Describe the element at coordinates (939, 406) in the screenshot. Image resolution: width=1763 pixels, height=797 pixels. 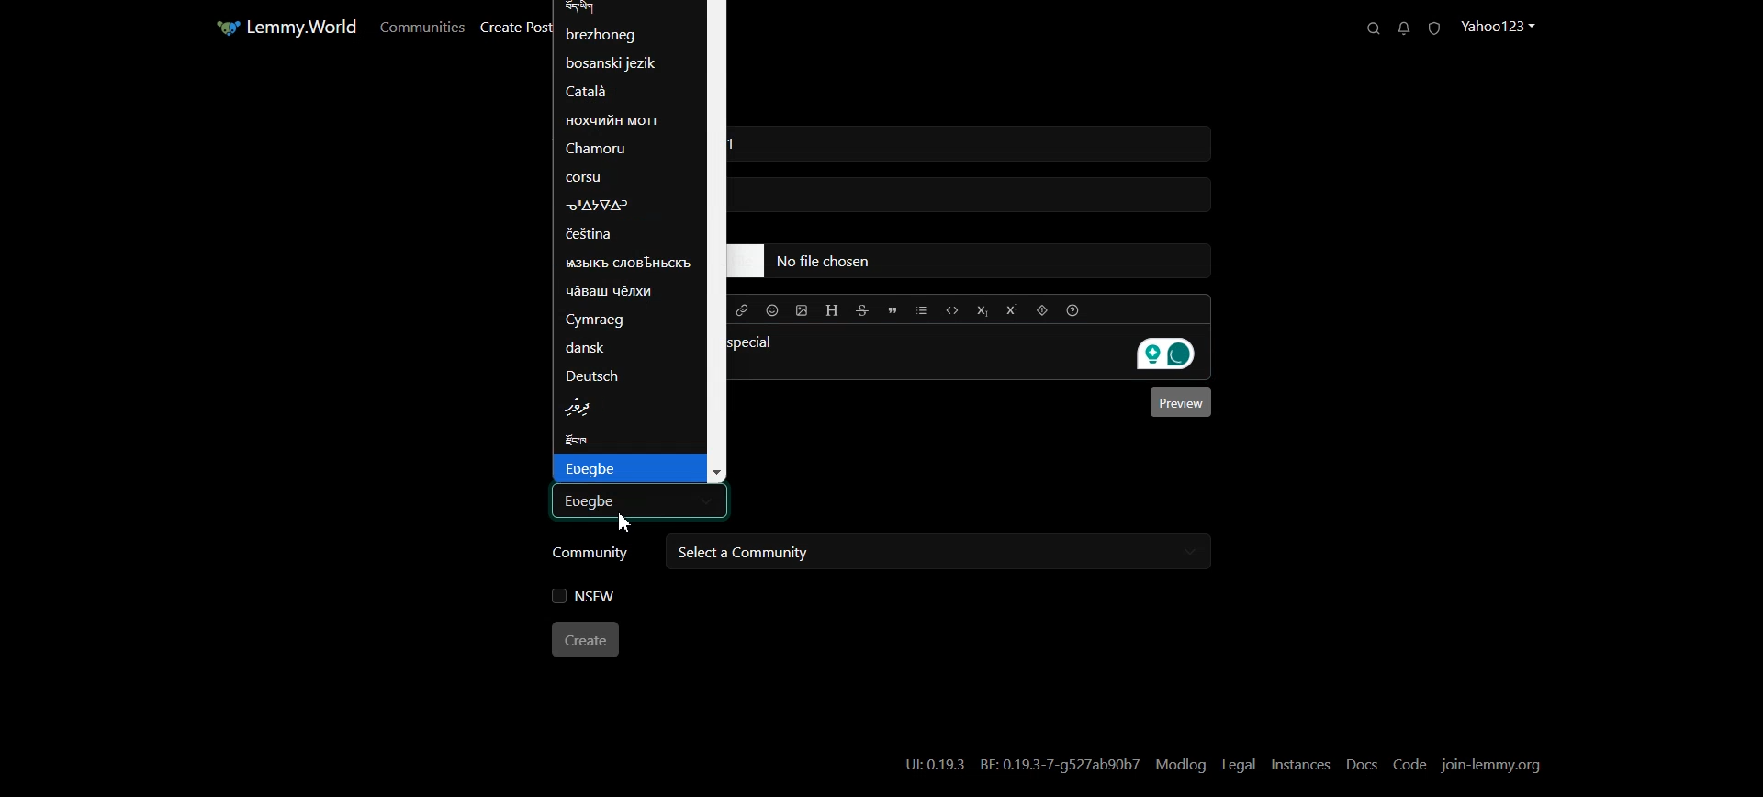
I see `Typing window` at that location.